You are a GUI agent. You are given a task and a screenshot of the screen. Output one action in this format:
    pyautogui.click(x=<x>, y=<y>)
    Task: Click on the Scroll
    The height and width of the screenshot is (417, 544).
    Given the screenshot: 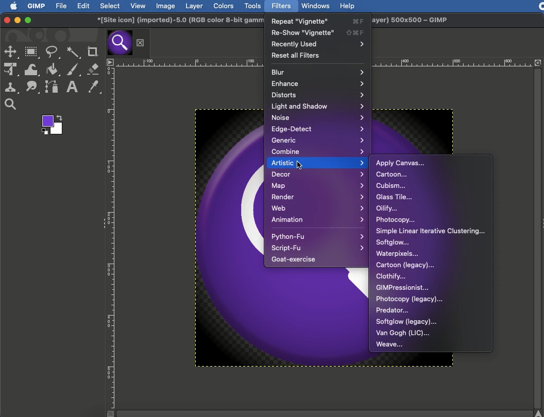 What is the action you would take?
    pyautogui.click(x=539, y=243)
    